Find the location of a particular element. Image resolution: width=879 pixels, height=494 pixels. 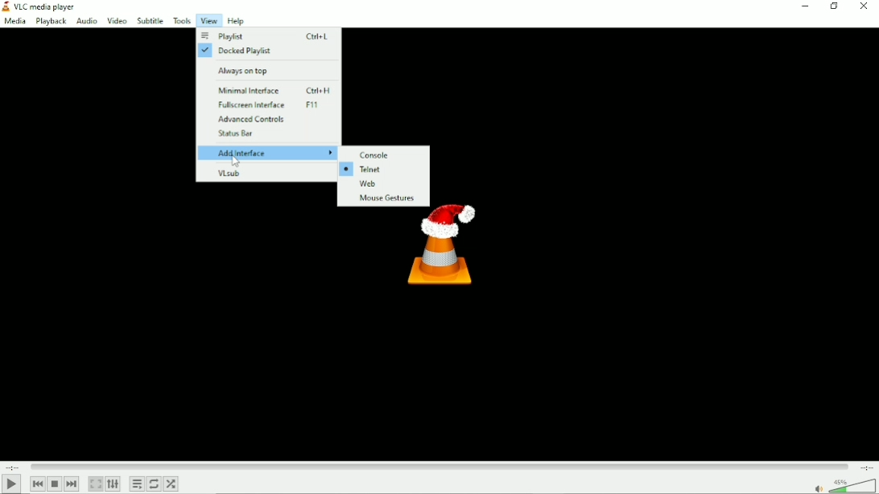

Advanced controls is located at coordinates (253, 119).